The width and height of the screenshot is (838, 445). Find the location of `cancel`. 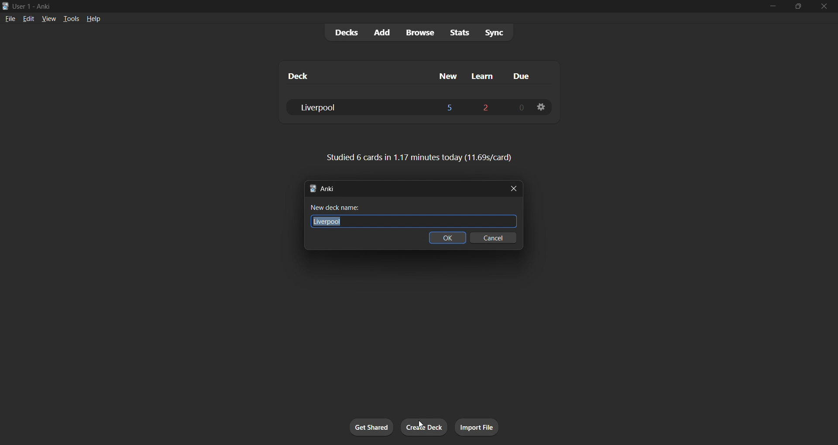

cancel is located at coordinates (492, 240).